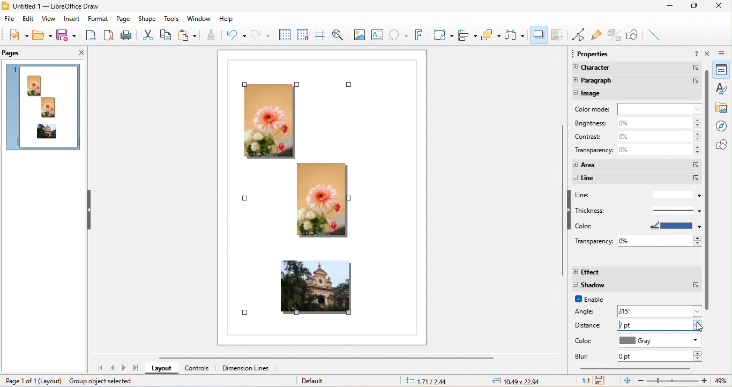 The width and height of the screenshot is (732, 387). Describe the element at coordinates (616, 34) in the screenshot. I see `toggle extrusion` at that location.